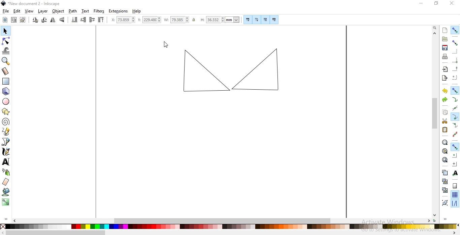 This screenshot has width=460, height=235. Describe the element at coordinates (451, 5) in the screenshot. I see `close` at that location.